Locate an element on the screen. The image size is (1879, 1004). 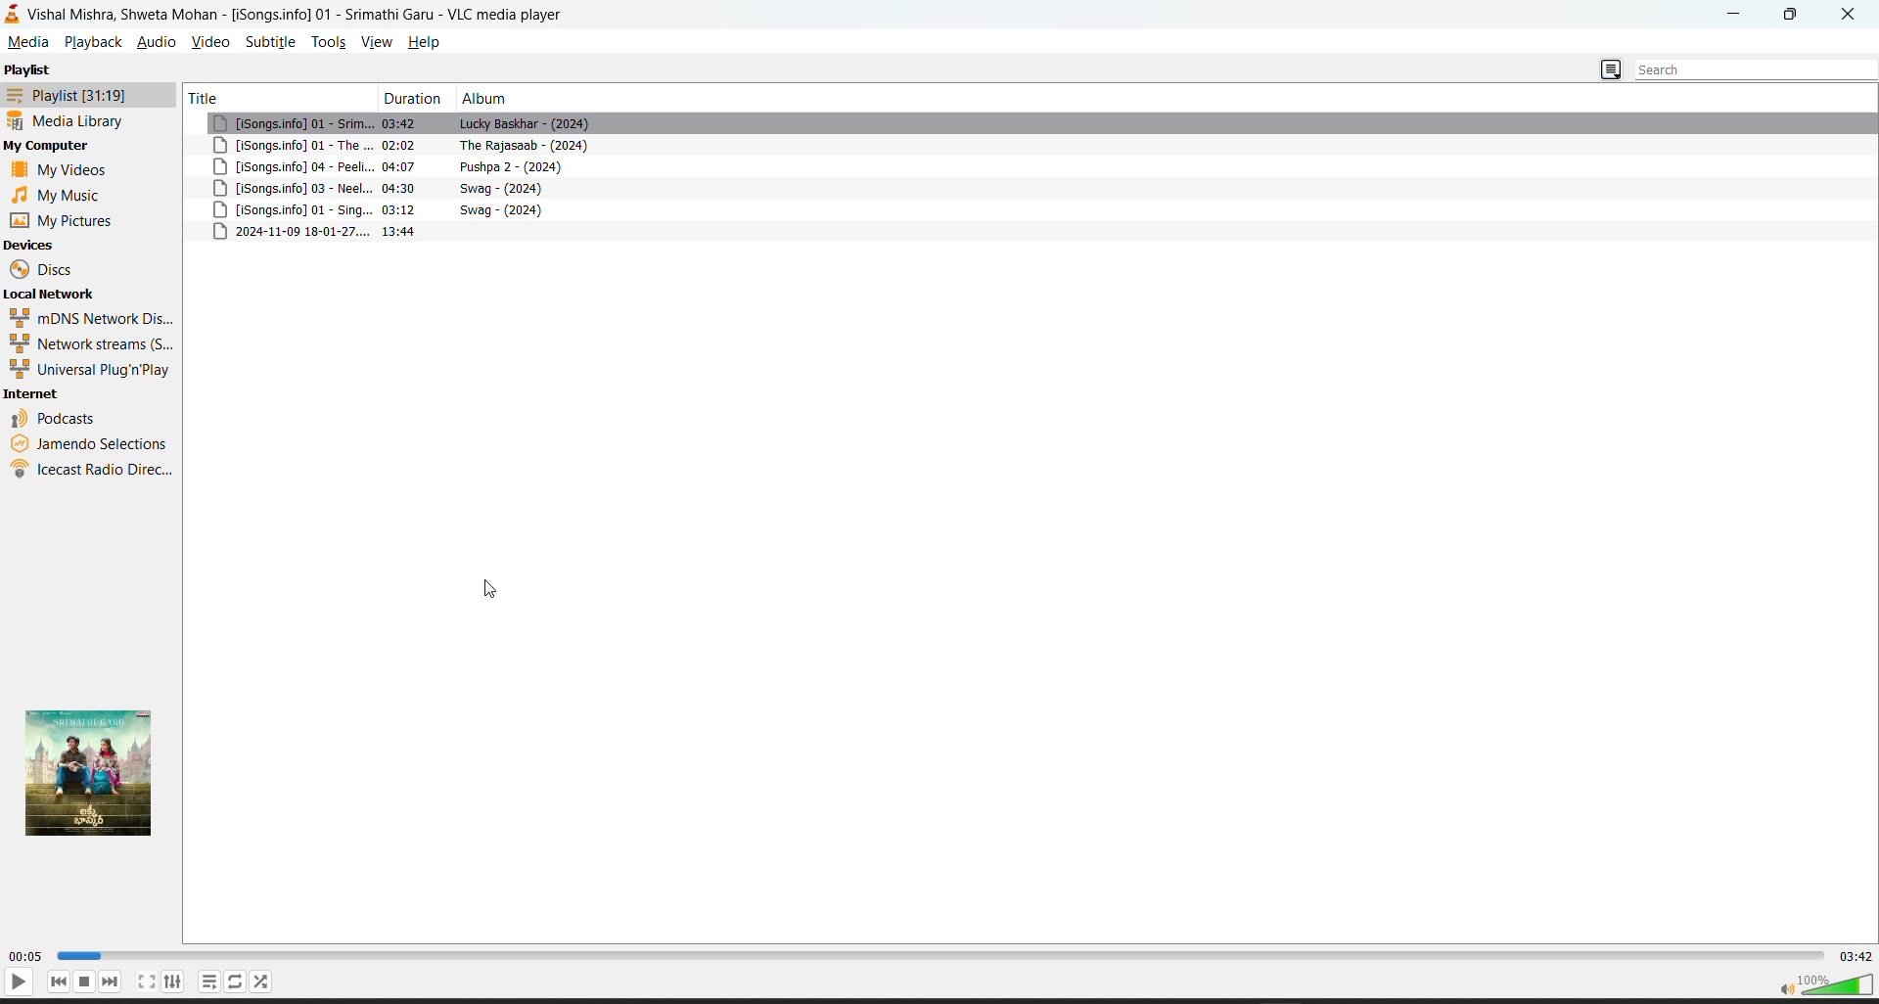
close is located at coordinates (1848, 13).